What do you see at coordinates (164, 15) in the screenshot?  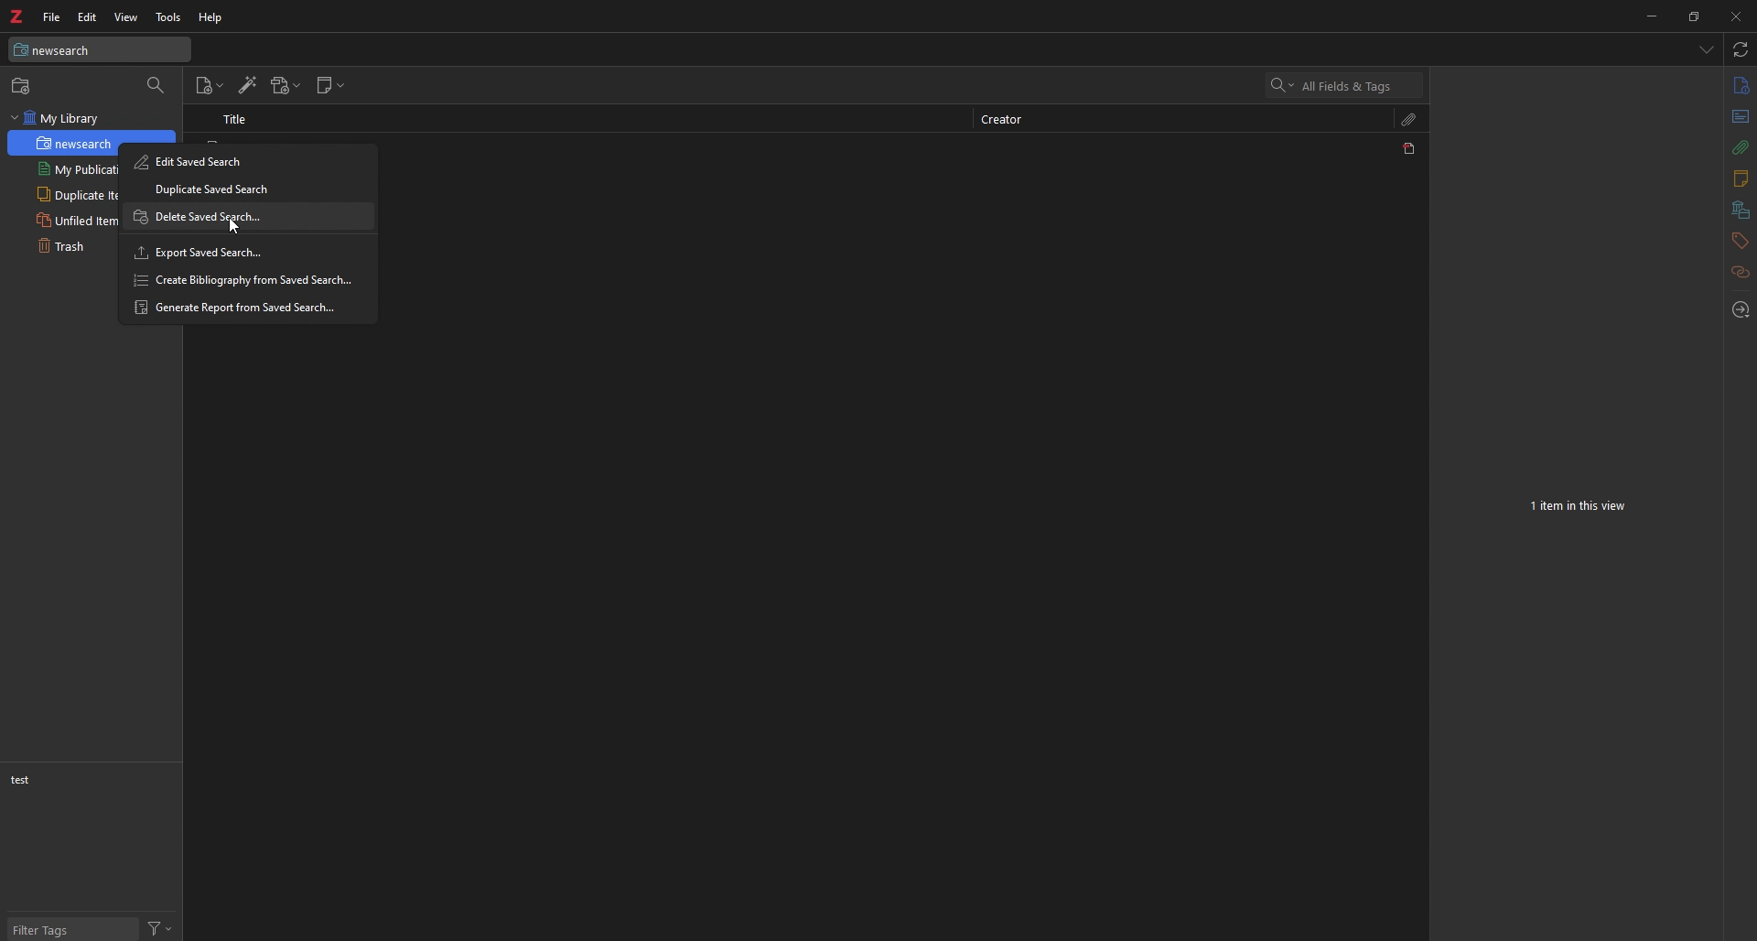 I see `Tools` at bounding box center [164, 15].